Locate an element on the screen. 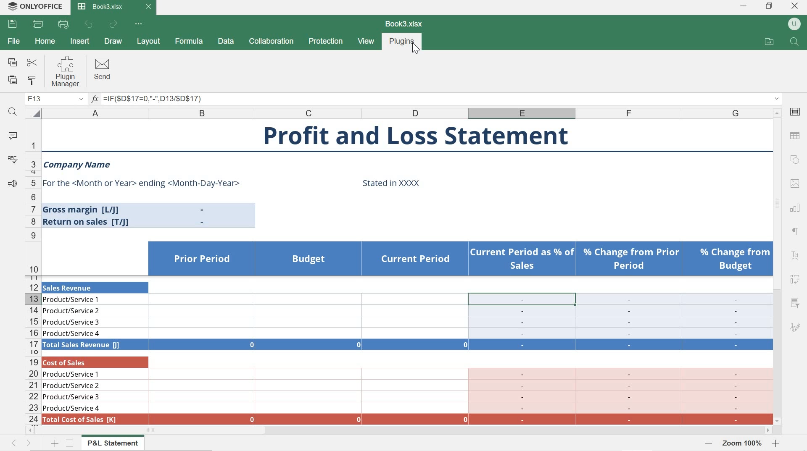 The width and height of the screenshot is (807, 451). send is located at coordinates (103, 69).